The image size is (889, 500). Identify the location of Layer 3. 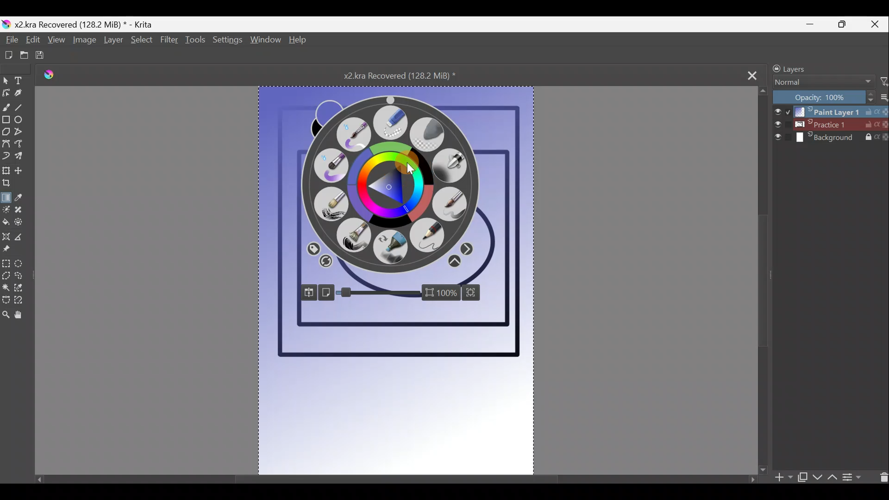
(831, 138).